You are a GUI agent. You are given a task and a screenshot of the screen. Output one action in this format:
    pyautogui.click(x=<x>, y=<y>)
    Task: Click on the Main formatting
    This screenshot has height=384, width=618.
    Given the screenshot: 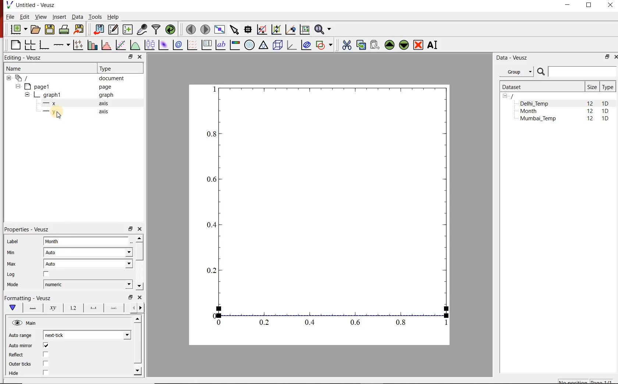 What is the action you would take?
    pyautogui.click(x=11, y=308)
    